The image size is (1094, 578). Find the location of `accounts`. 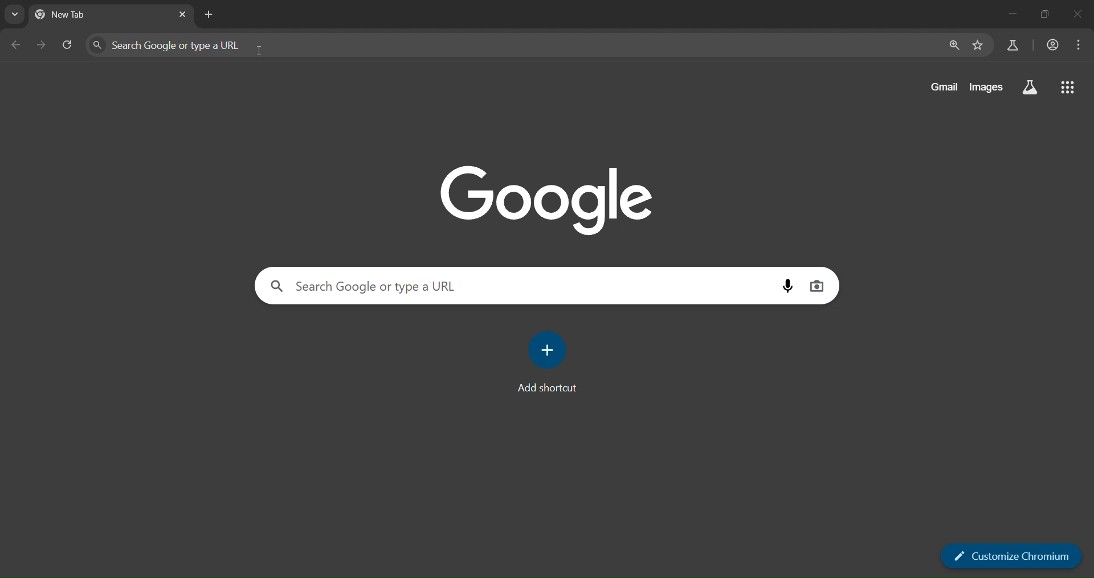

accounts is located at coordinates (1052, 44).